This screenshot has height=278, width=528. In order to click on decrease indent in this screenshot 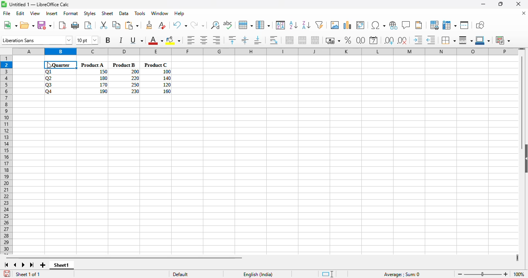, I will do `click(432, 40)`.